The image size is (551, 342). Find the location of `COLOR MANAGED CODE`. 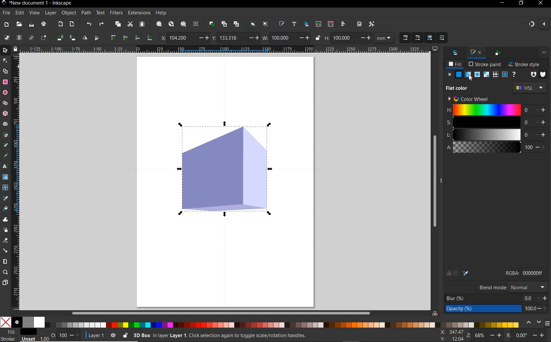

COLOR MANAGED CODE is located at coordinates (534, 273).